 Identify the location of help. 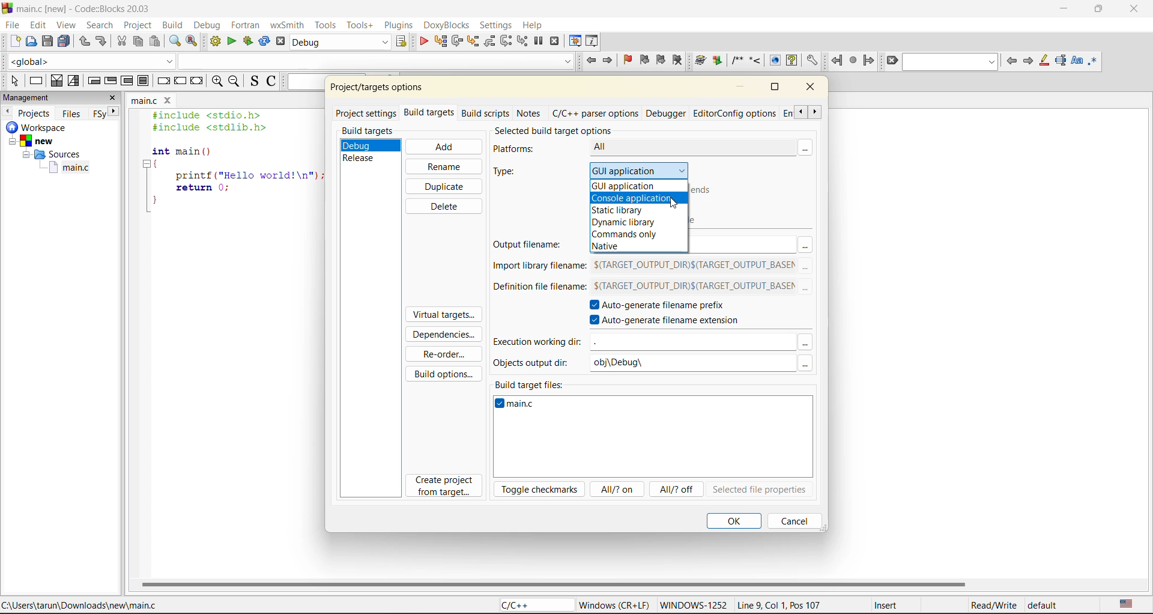
(536, 23).